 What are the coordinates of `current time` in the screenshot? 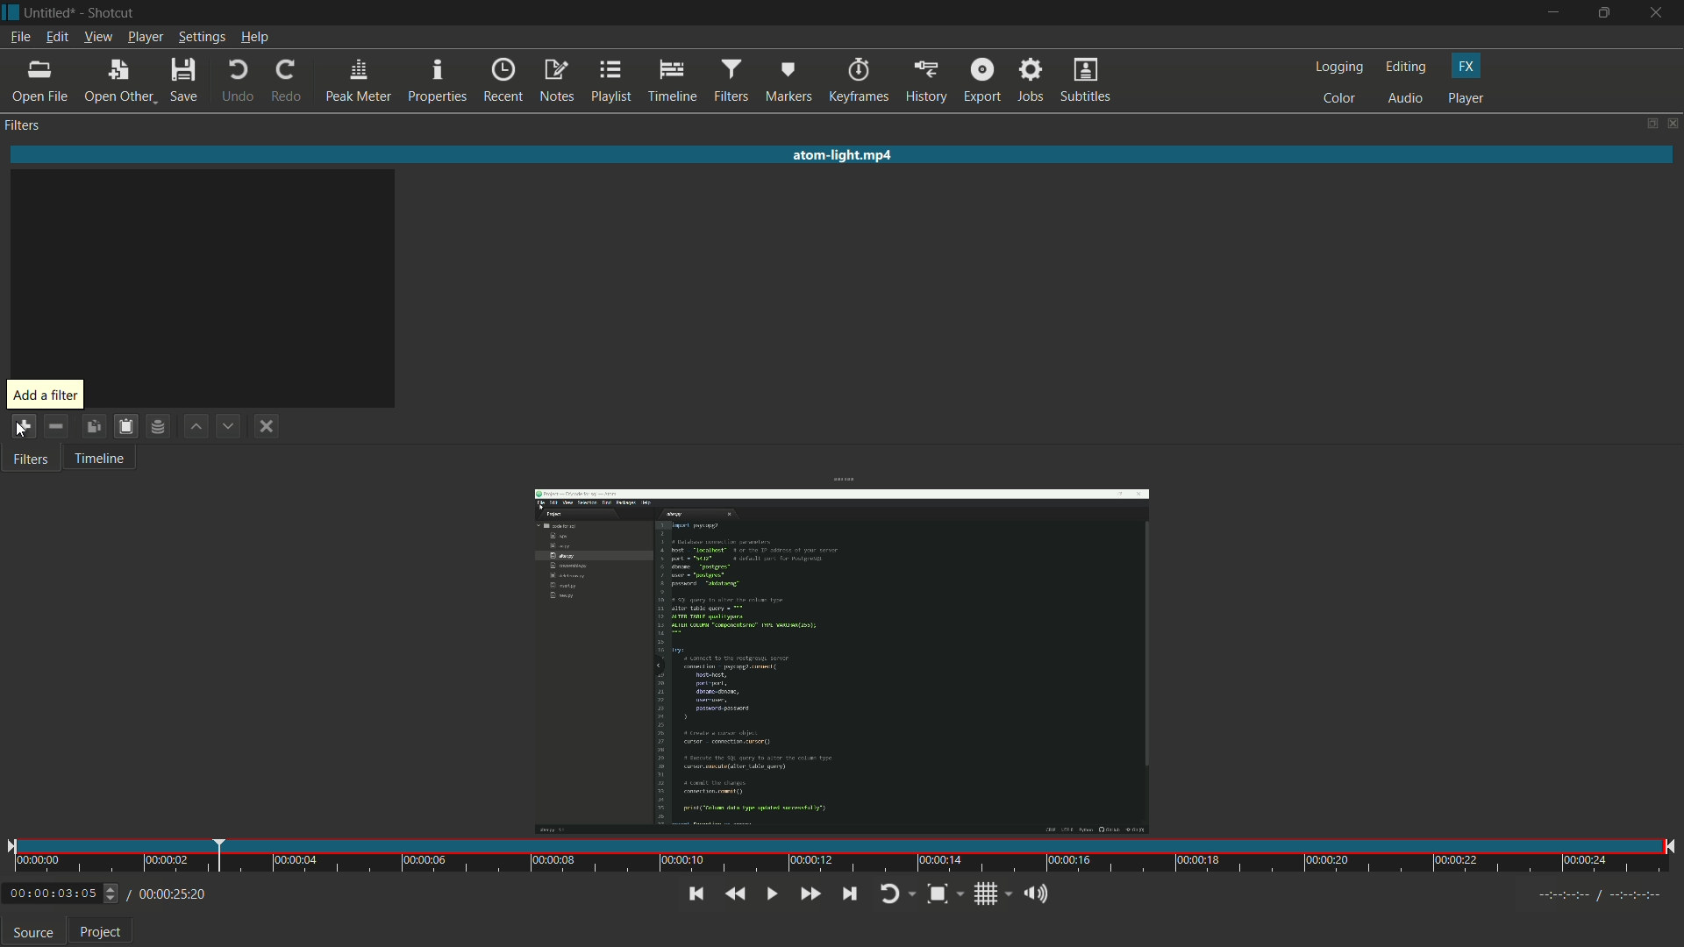 It's located at (51, 894).